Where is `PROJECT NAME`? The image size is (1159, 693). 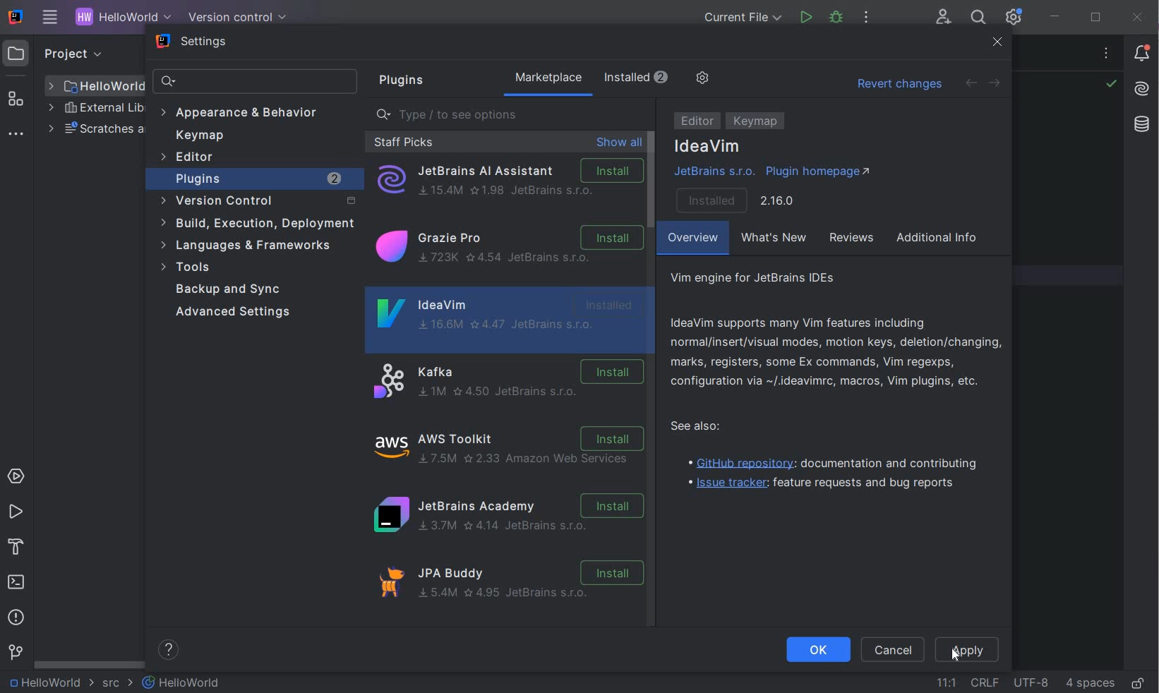
PROJECT NAME is located at coordinates (49, 683).